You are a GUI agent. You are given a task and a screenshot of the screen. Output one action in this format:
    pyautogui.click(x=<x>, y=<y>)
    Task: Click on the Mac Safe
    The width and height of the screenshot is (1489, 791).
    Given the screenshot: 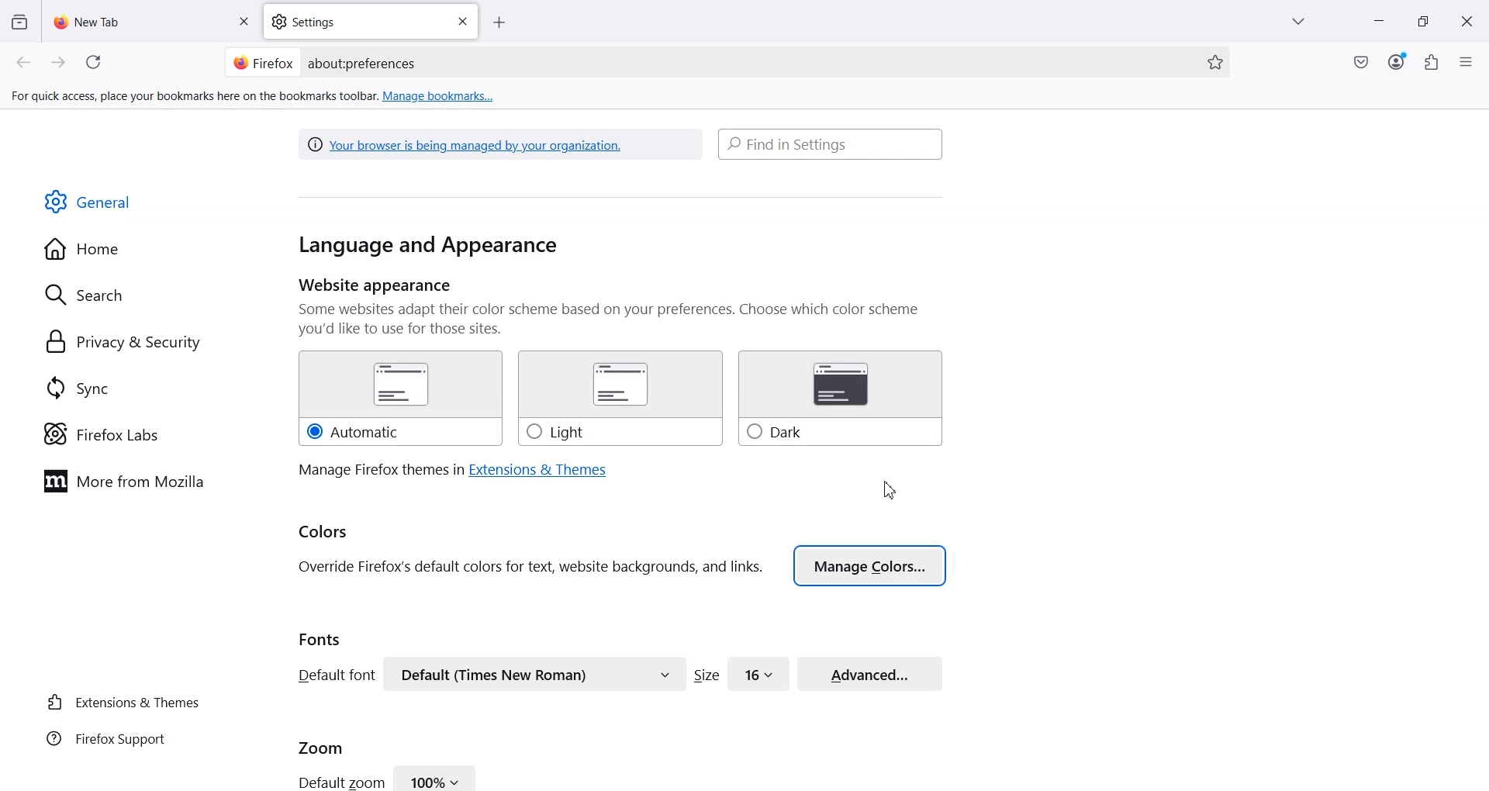 What is the action you would take?
    pyautogui.click(x=1361, y=62)
    